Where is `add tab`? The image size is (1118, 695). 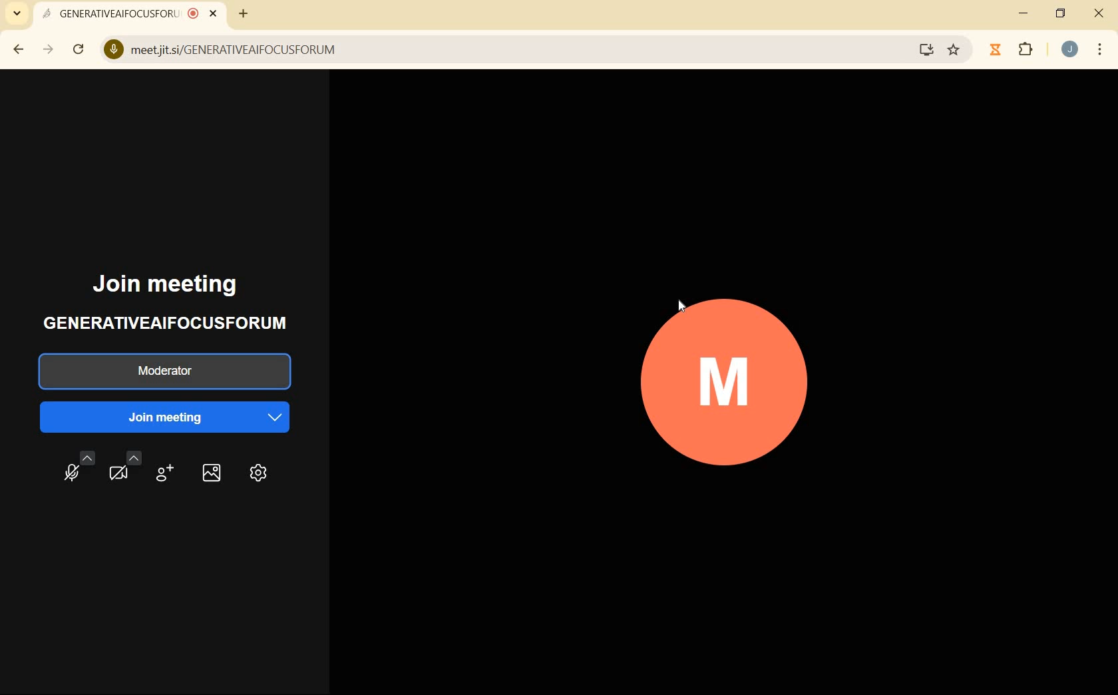
add tab is located at coordinates (243, 16).